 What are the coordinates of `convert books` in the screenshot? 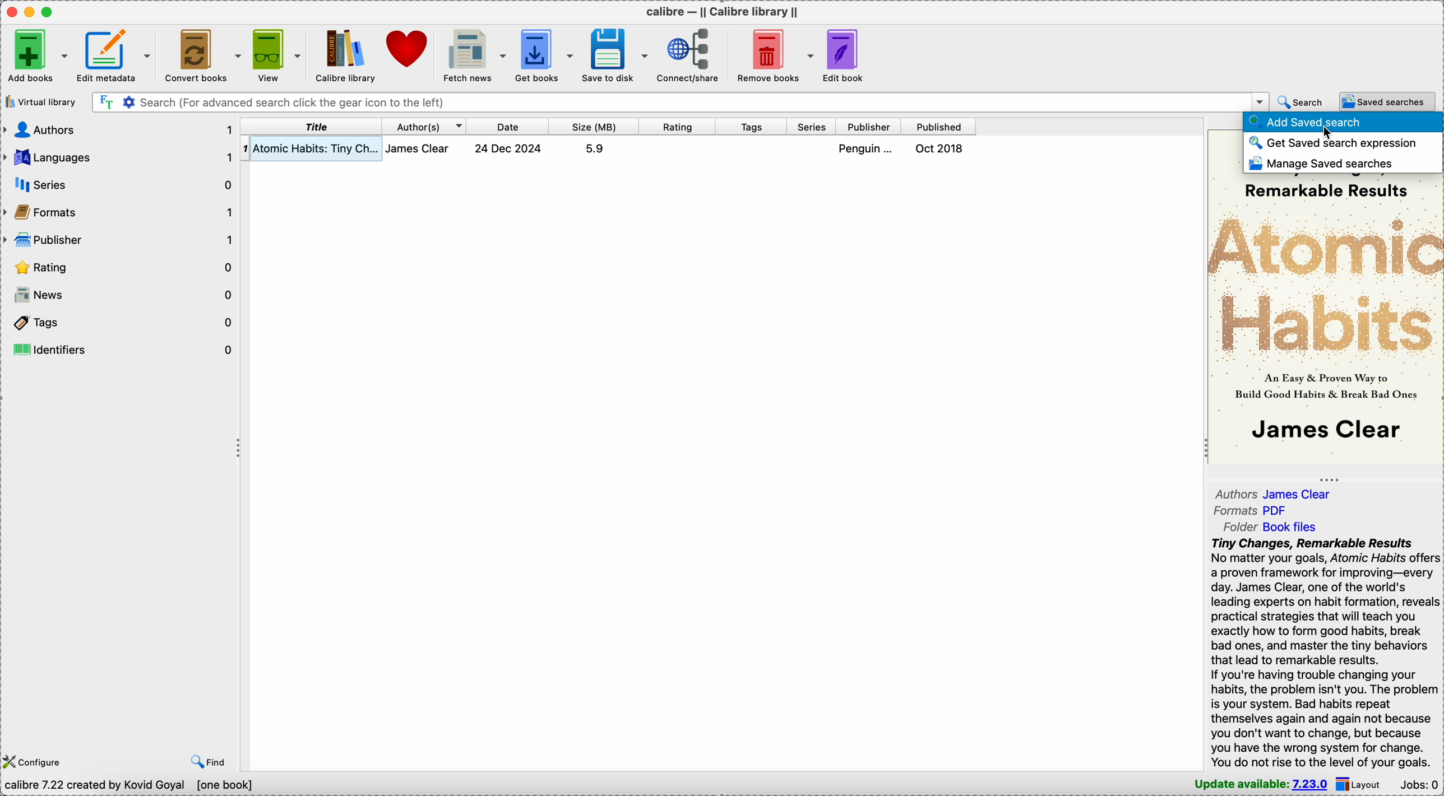 It's located at (201, 54).